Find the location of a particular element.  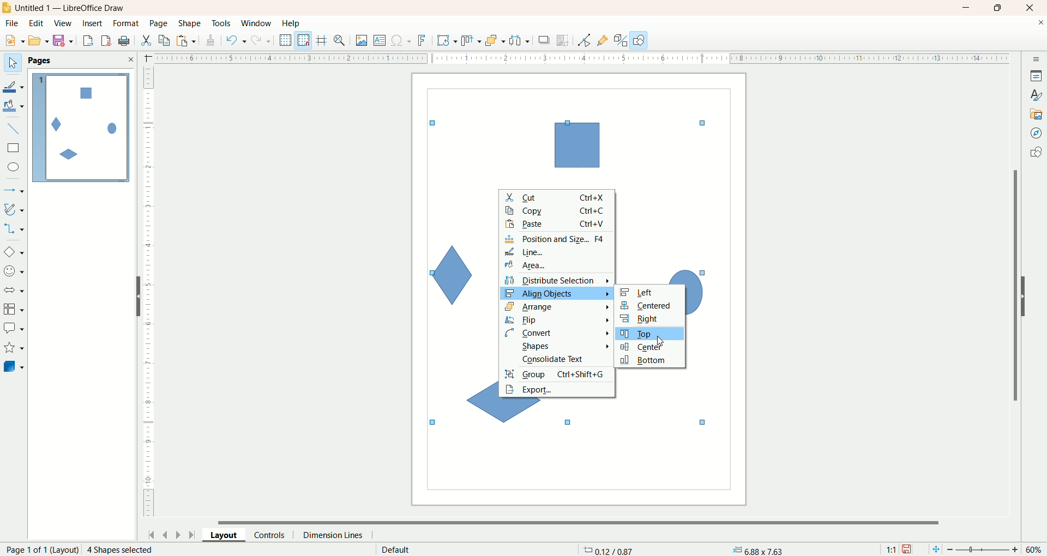

control is located at coordinates (274, 535).